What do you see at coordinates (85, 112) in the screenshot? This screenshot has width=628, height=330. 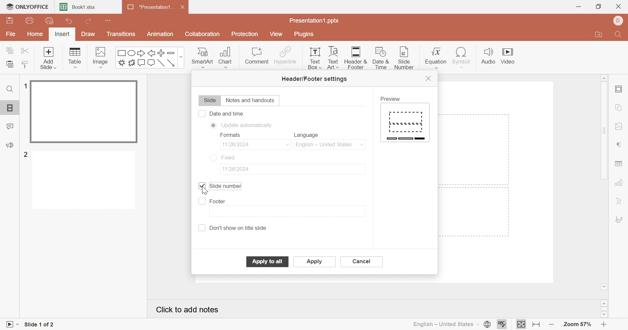 I see `Slide 1` at bounding box center [85, 112].